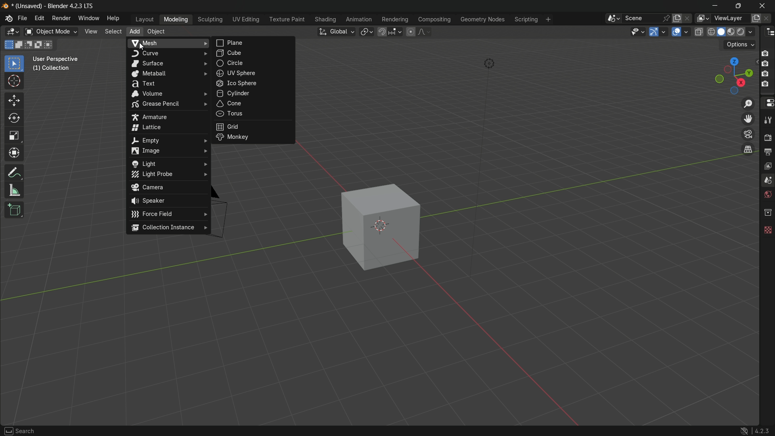 The height and width of the screenshot is (436, 775). Describe the element at coordinates (14, 82) in the screenshot. I see `cursor` at that location.